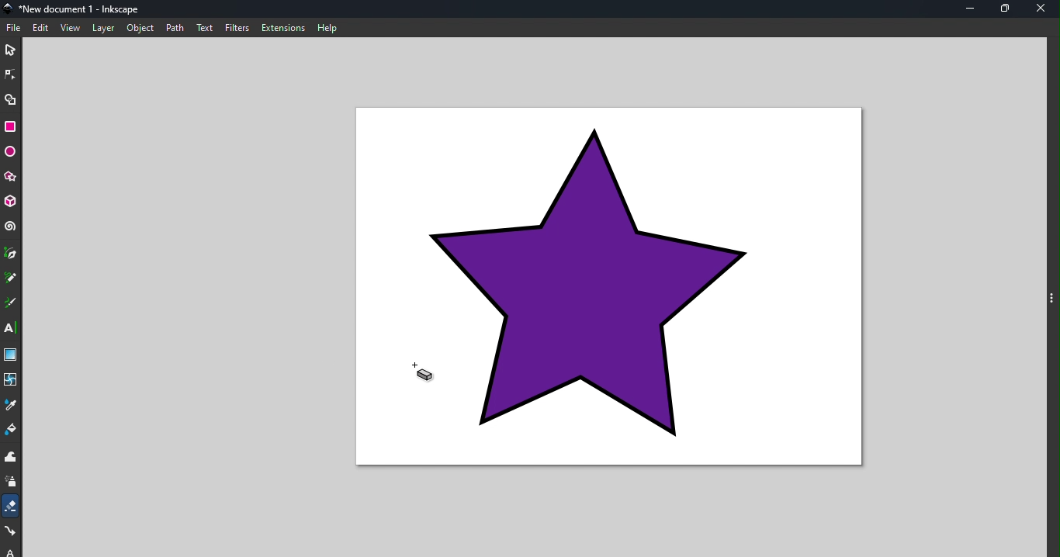 The width and height of the screenshot is (1060, 557). Describe the element at coordinates (12, 74) in the screenshot. I see `node tool` at that location.